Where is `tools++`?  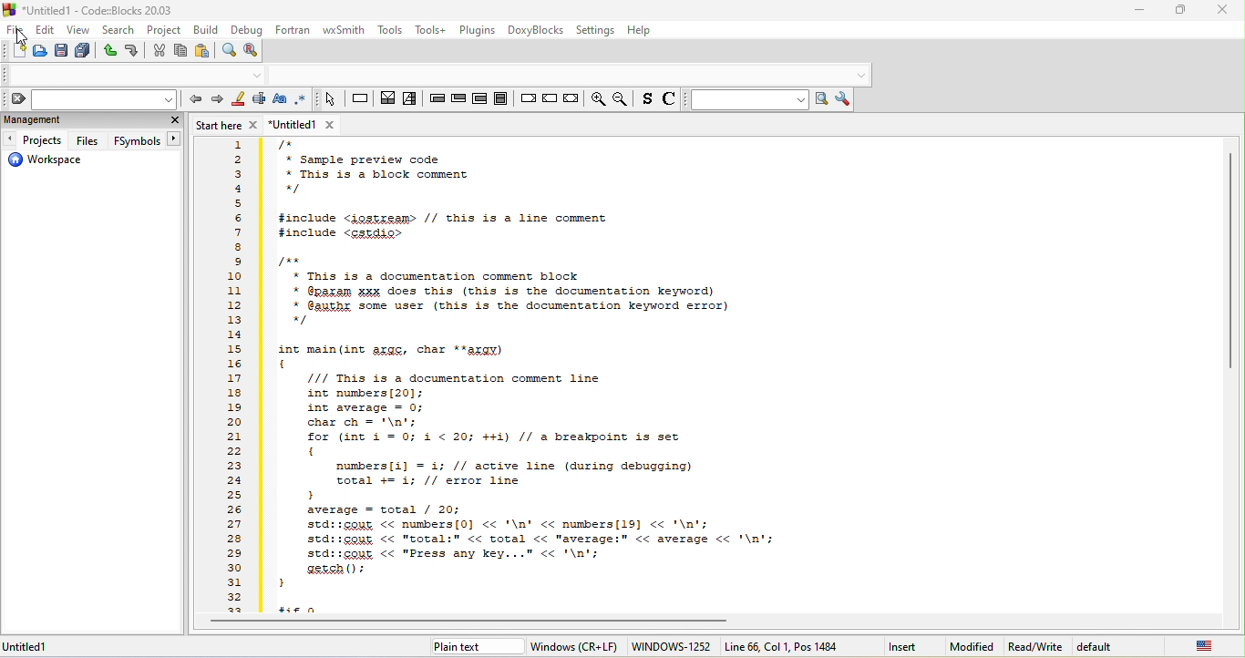
tools++ is located at coordinates (433, 29).